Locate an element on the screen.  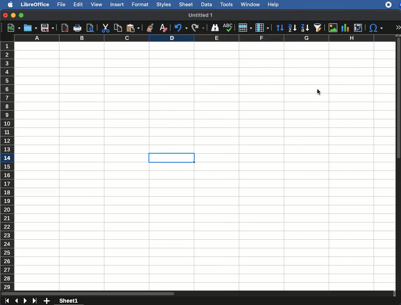
window is located at coordinates (250, 5).